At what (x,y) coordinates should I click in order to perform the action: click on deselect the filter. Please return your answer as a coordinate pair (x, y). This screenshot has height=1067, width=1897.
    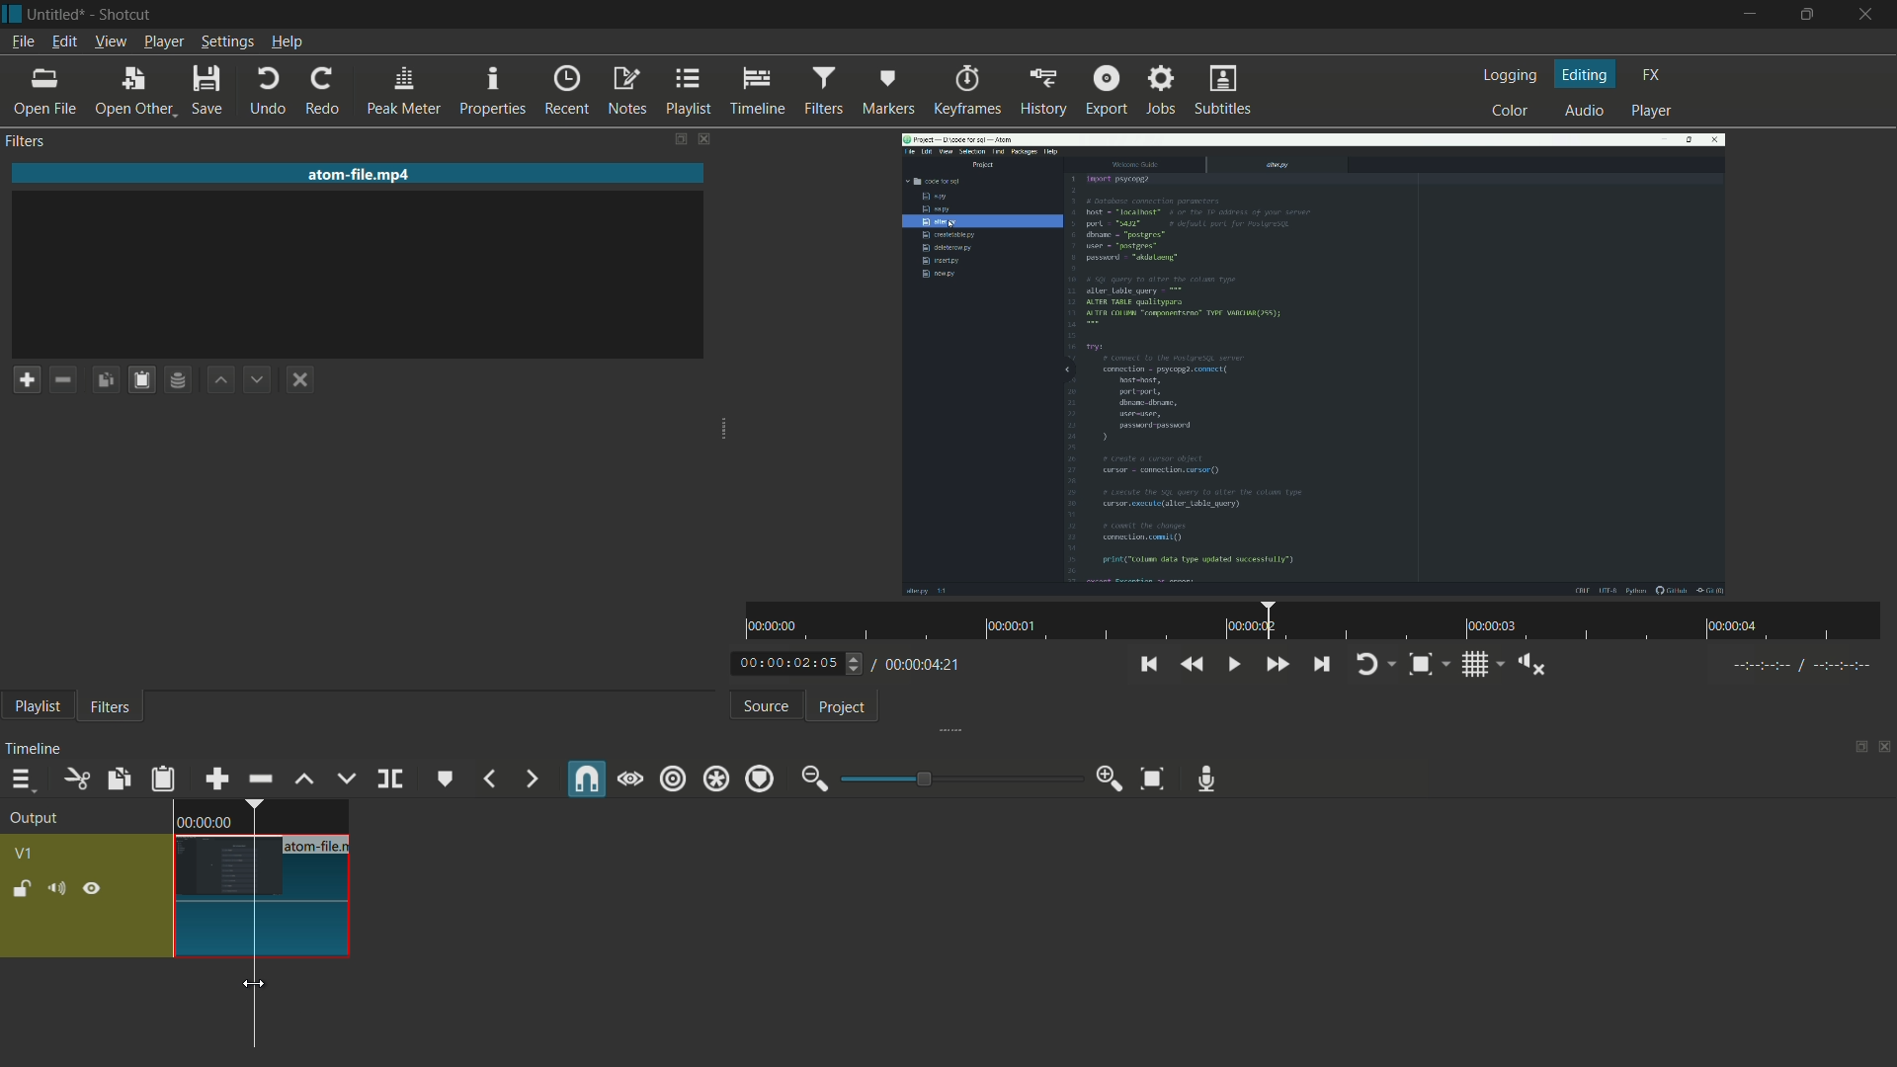
    Looking at the image, I should click on (300, 381).